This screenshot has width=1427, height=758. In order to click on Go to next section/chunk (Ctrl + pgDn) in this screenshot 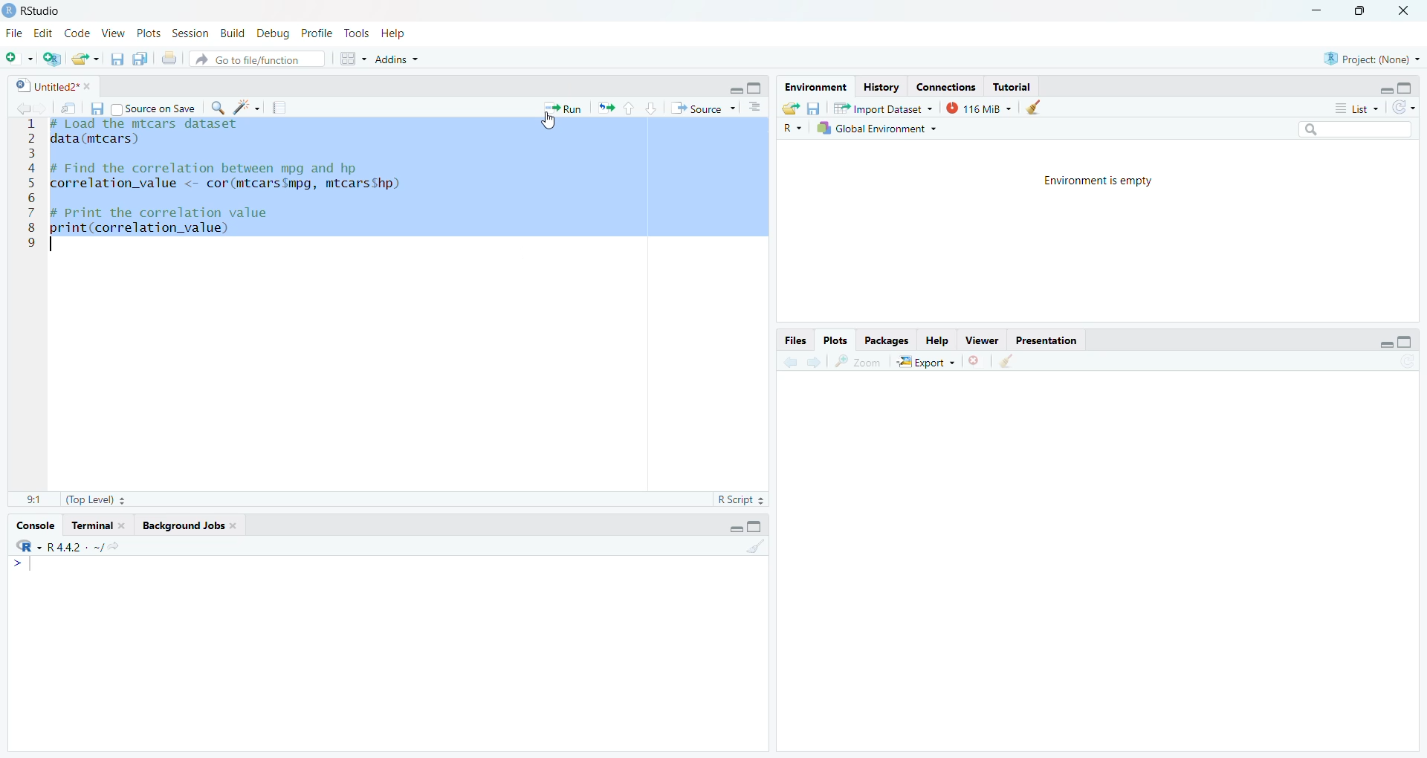, I will do `click(653, 106)`.